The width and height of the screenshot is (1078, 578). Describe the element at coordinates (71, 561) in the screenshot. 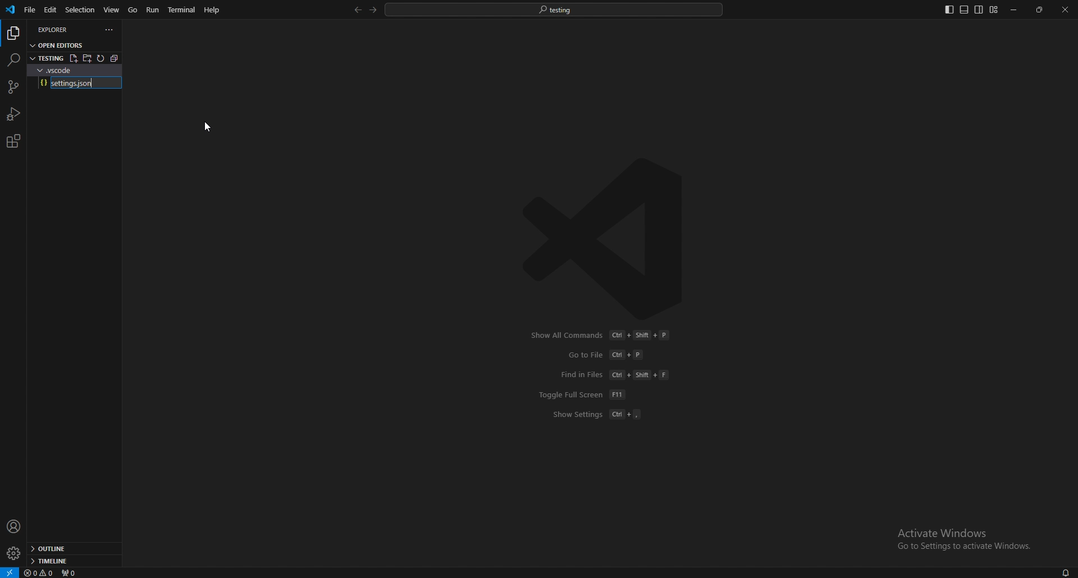

I see `timeline` at that location.